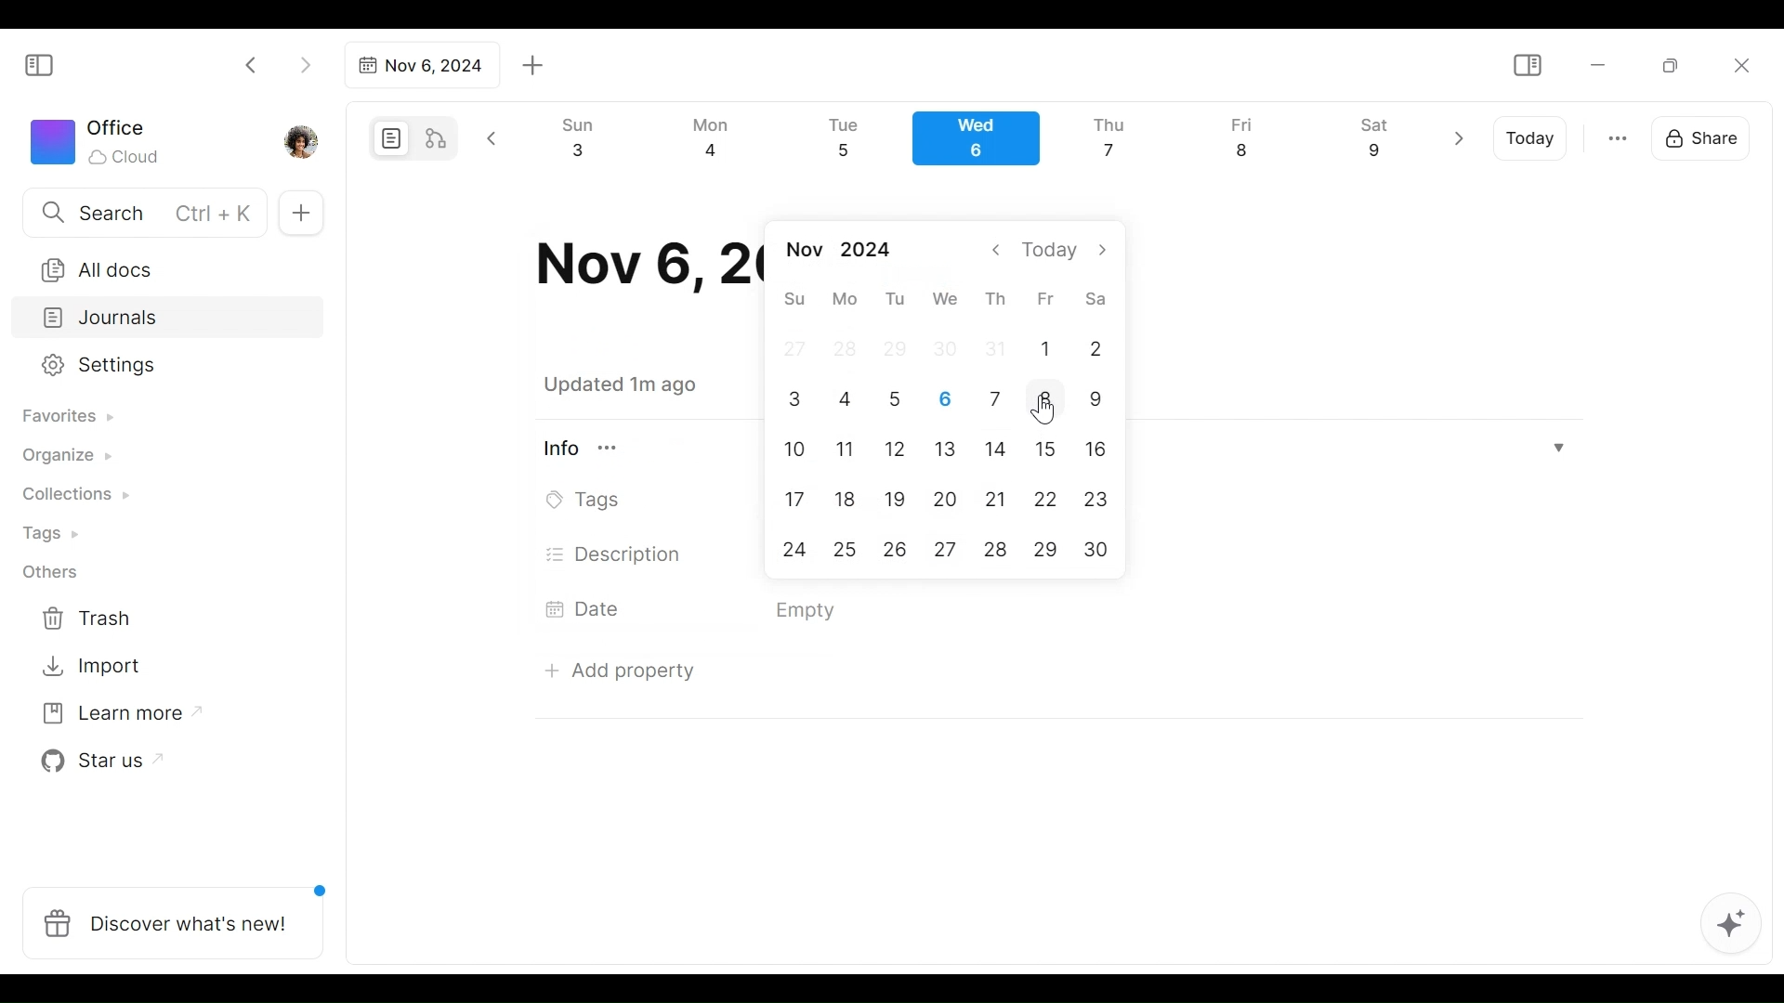 The width and height of the screenshot is (1784, 1003). What do you see at coordinates (305, 63) in the screenshot?
I see `Click to go forward` at bounding box center [305, 63].